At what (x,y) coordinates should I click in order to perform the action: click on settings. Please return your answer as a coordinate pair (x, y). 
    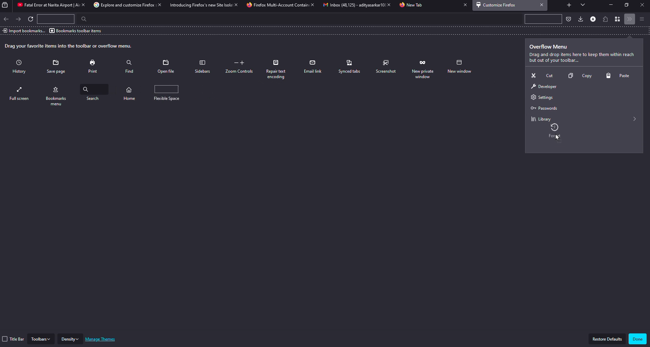
    Looking at the image, I should click on (540, 98).